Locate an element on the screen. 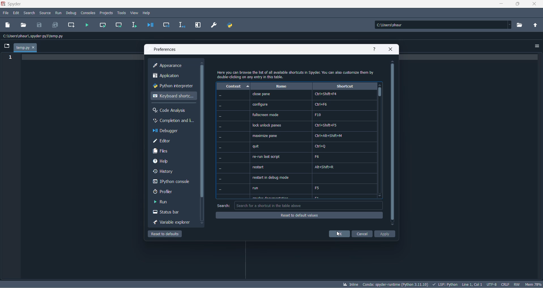  - is located at coordinates (220, 158).